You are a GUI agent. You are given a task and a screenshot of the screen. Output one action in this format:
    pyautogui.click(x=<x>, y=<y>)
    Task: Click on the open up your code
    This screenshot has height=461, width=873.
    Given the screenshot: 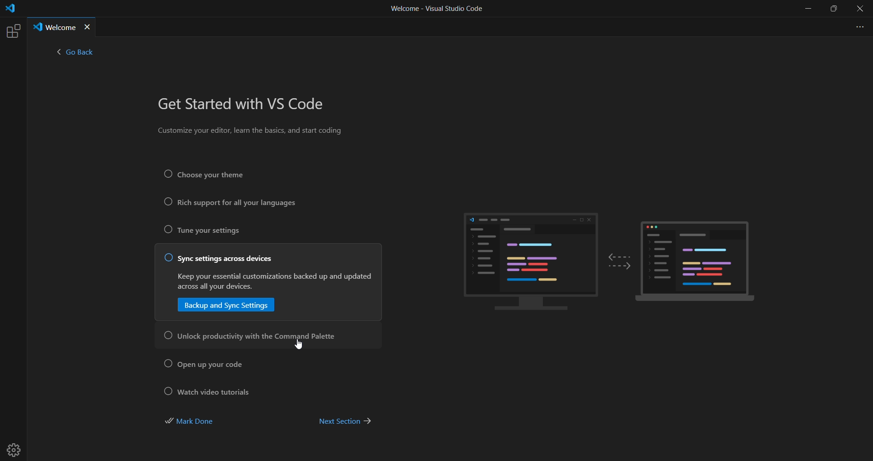 What is the action you would take?
    pyautogui.click(x=210, y=364)
    